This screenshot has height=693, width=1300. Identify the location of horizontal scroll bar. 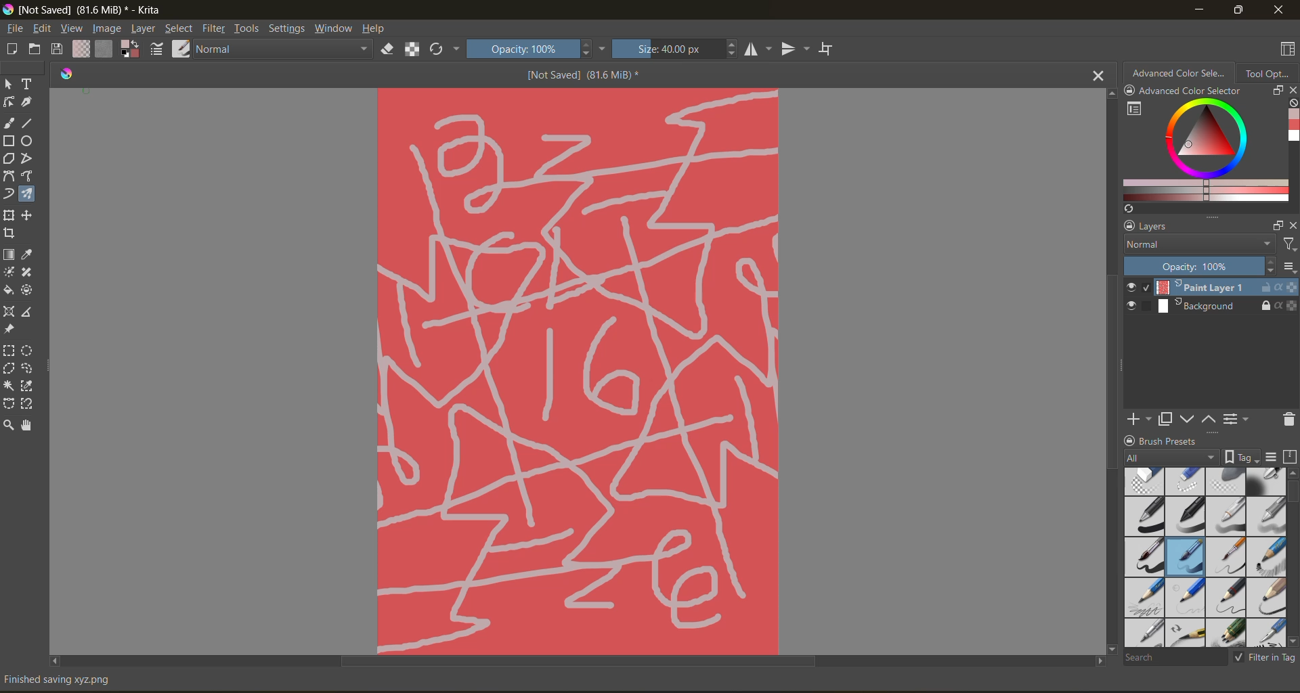
(577, 661).